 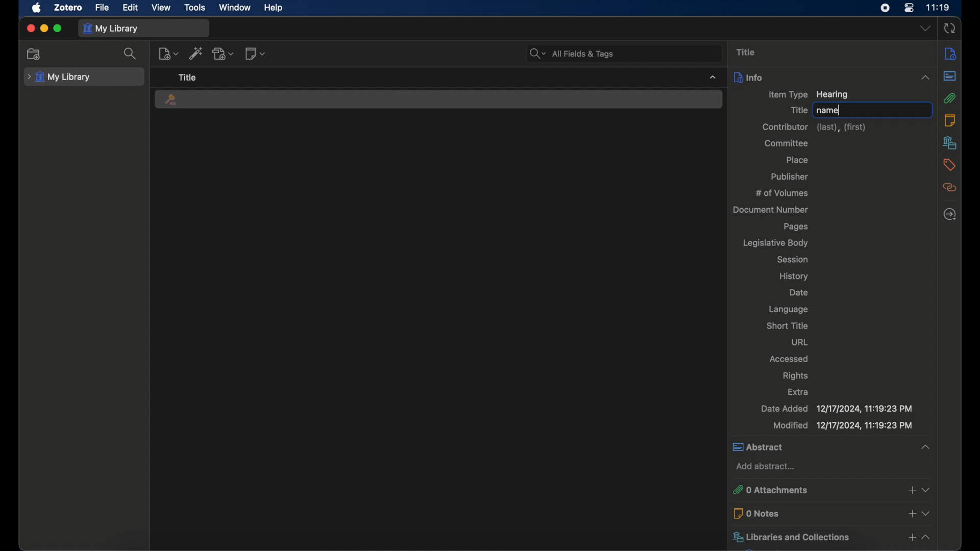 I want to click on session, so click(x=793, y=259).